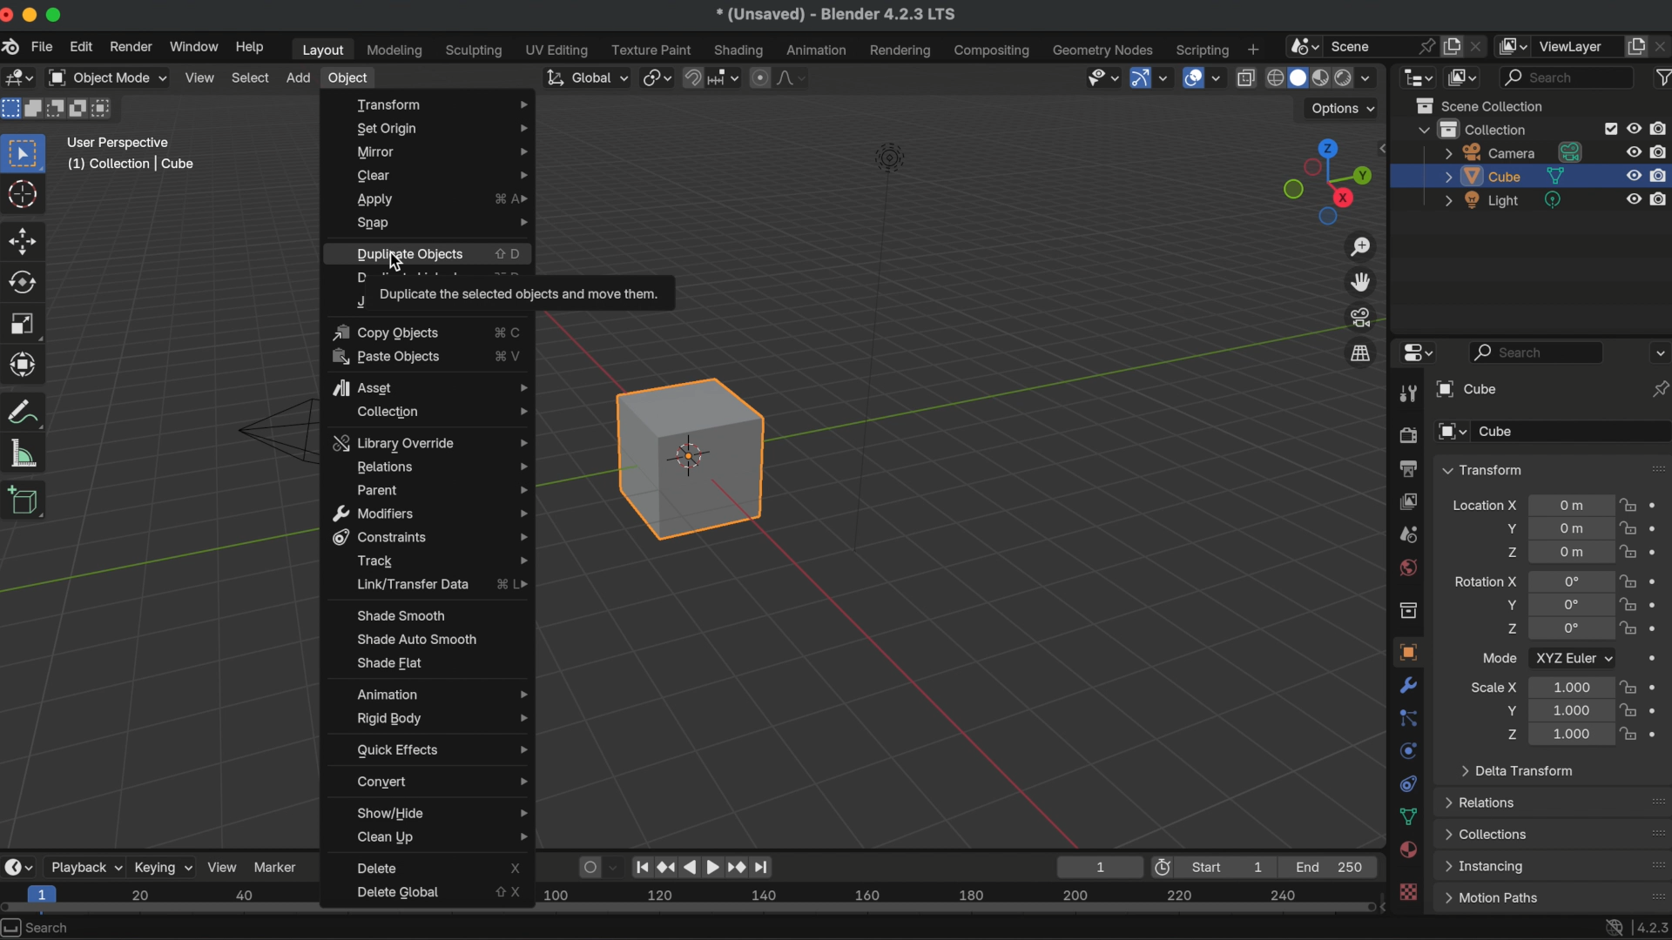 Image resolution: width=1672 pixels, height=940 pixels. Describe the element at coordinates (441, 254) in the screenshot. I see `duplicate objects` at that location.